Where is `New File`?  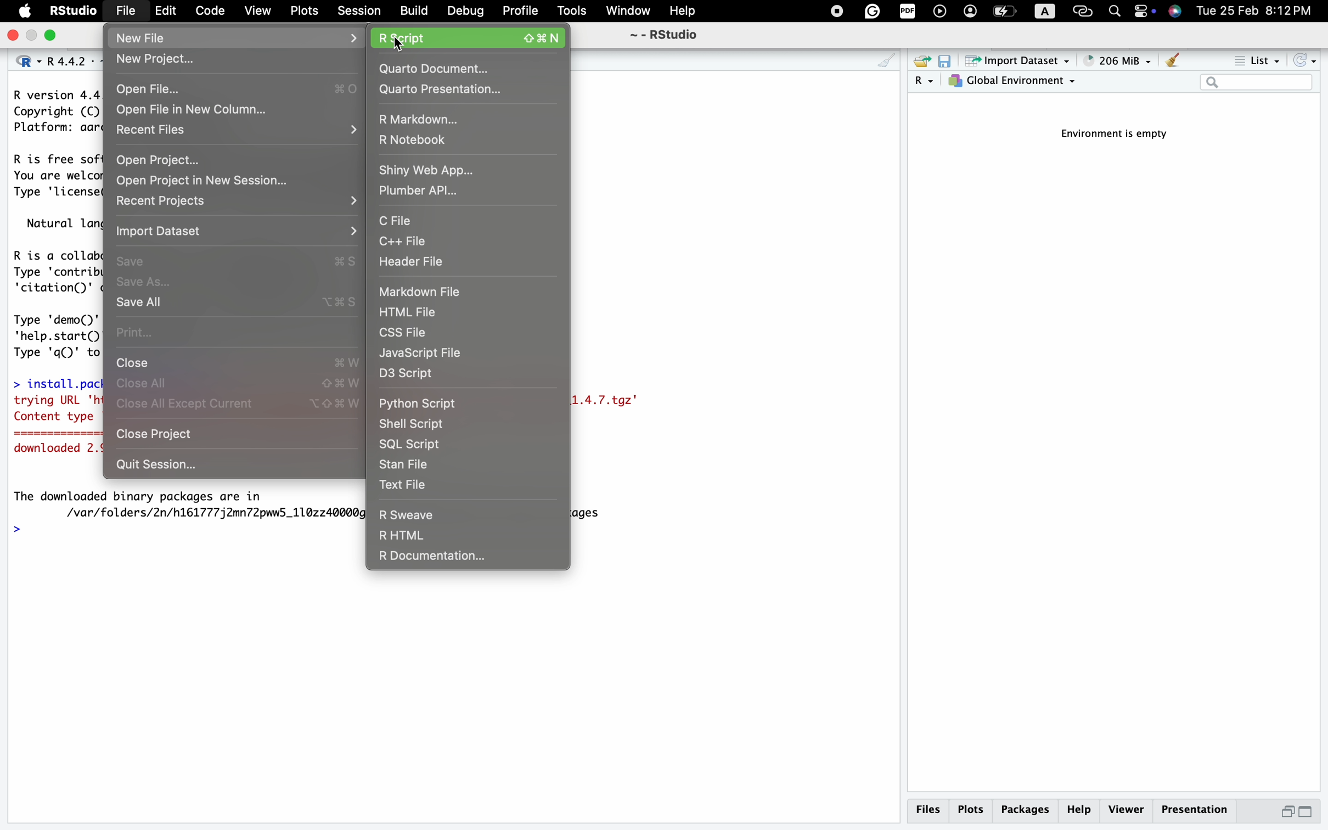
New File is located at coordinates (239, 37).